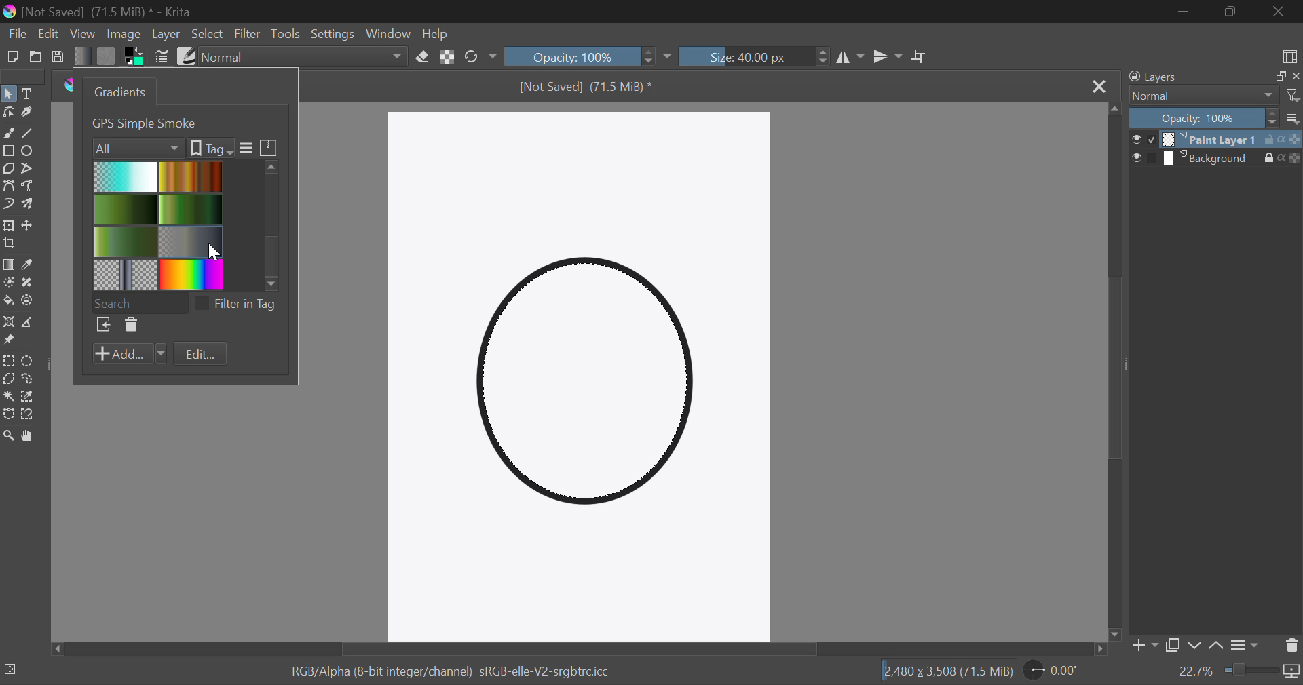  What do you see at coordinates (1289, 56) in the screenshot?
I see `Choose Workspace` at bounding box center [1289, 56].